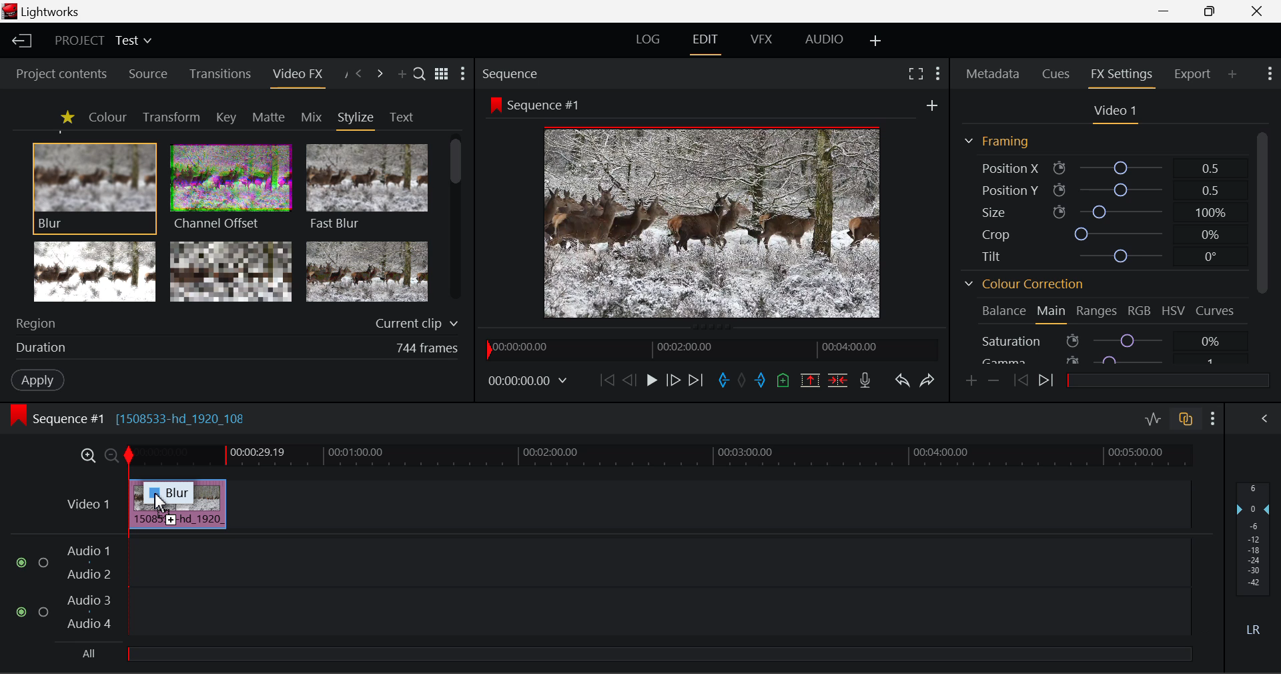  I want to click on Minimize, so click(1210, 12).